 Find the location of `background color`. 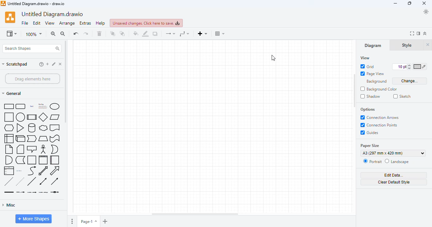

background color is located at coordinates (379, 89).